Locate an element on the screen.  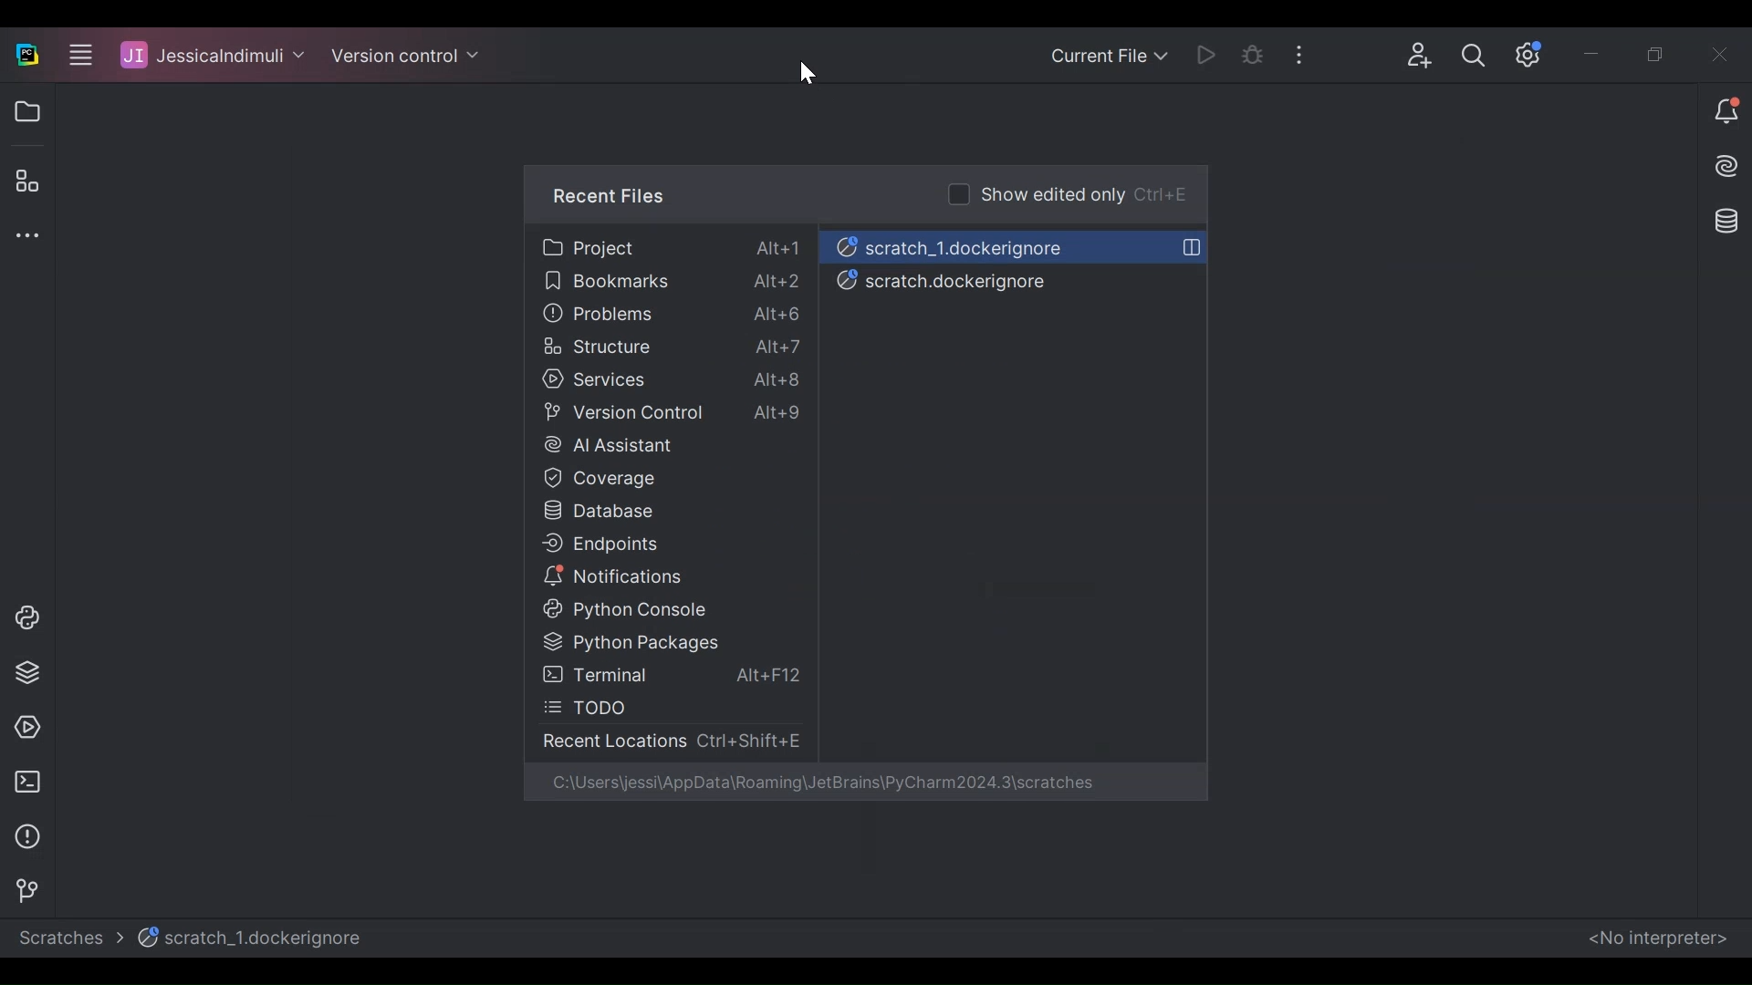
Database is located at coordinates (660, 512).